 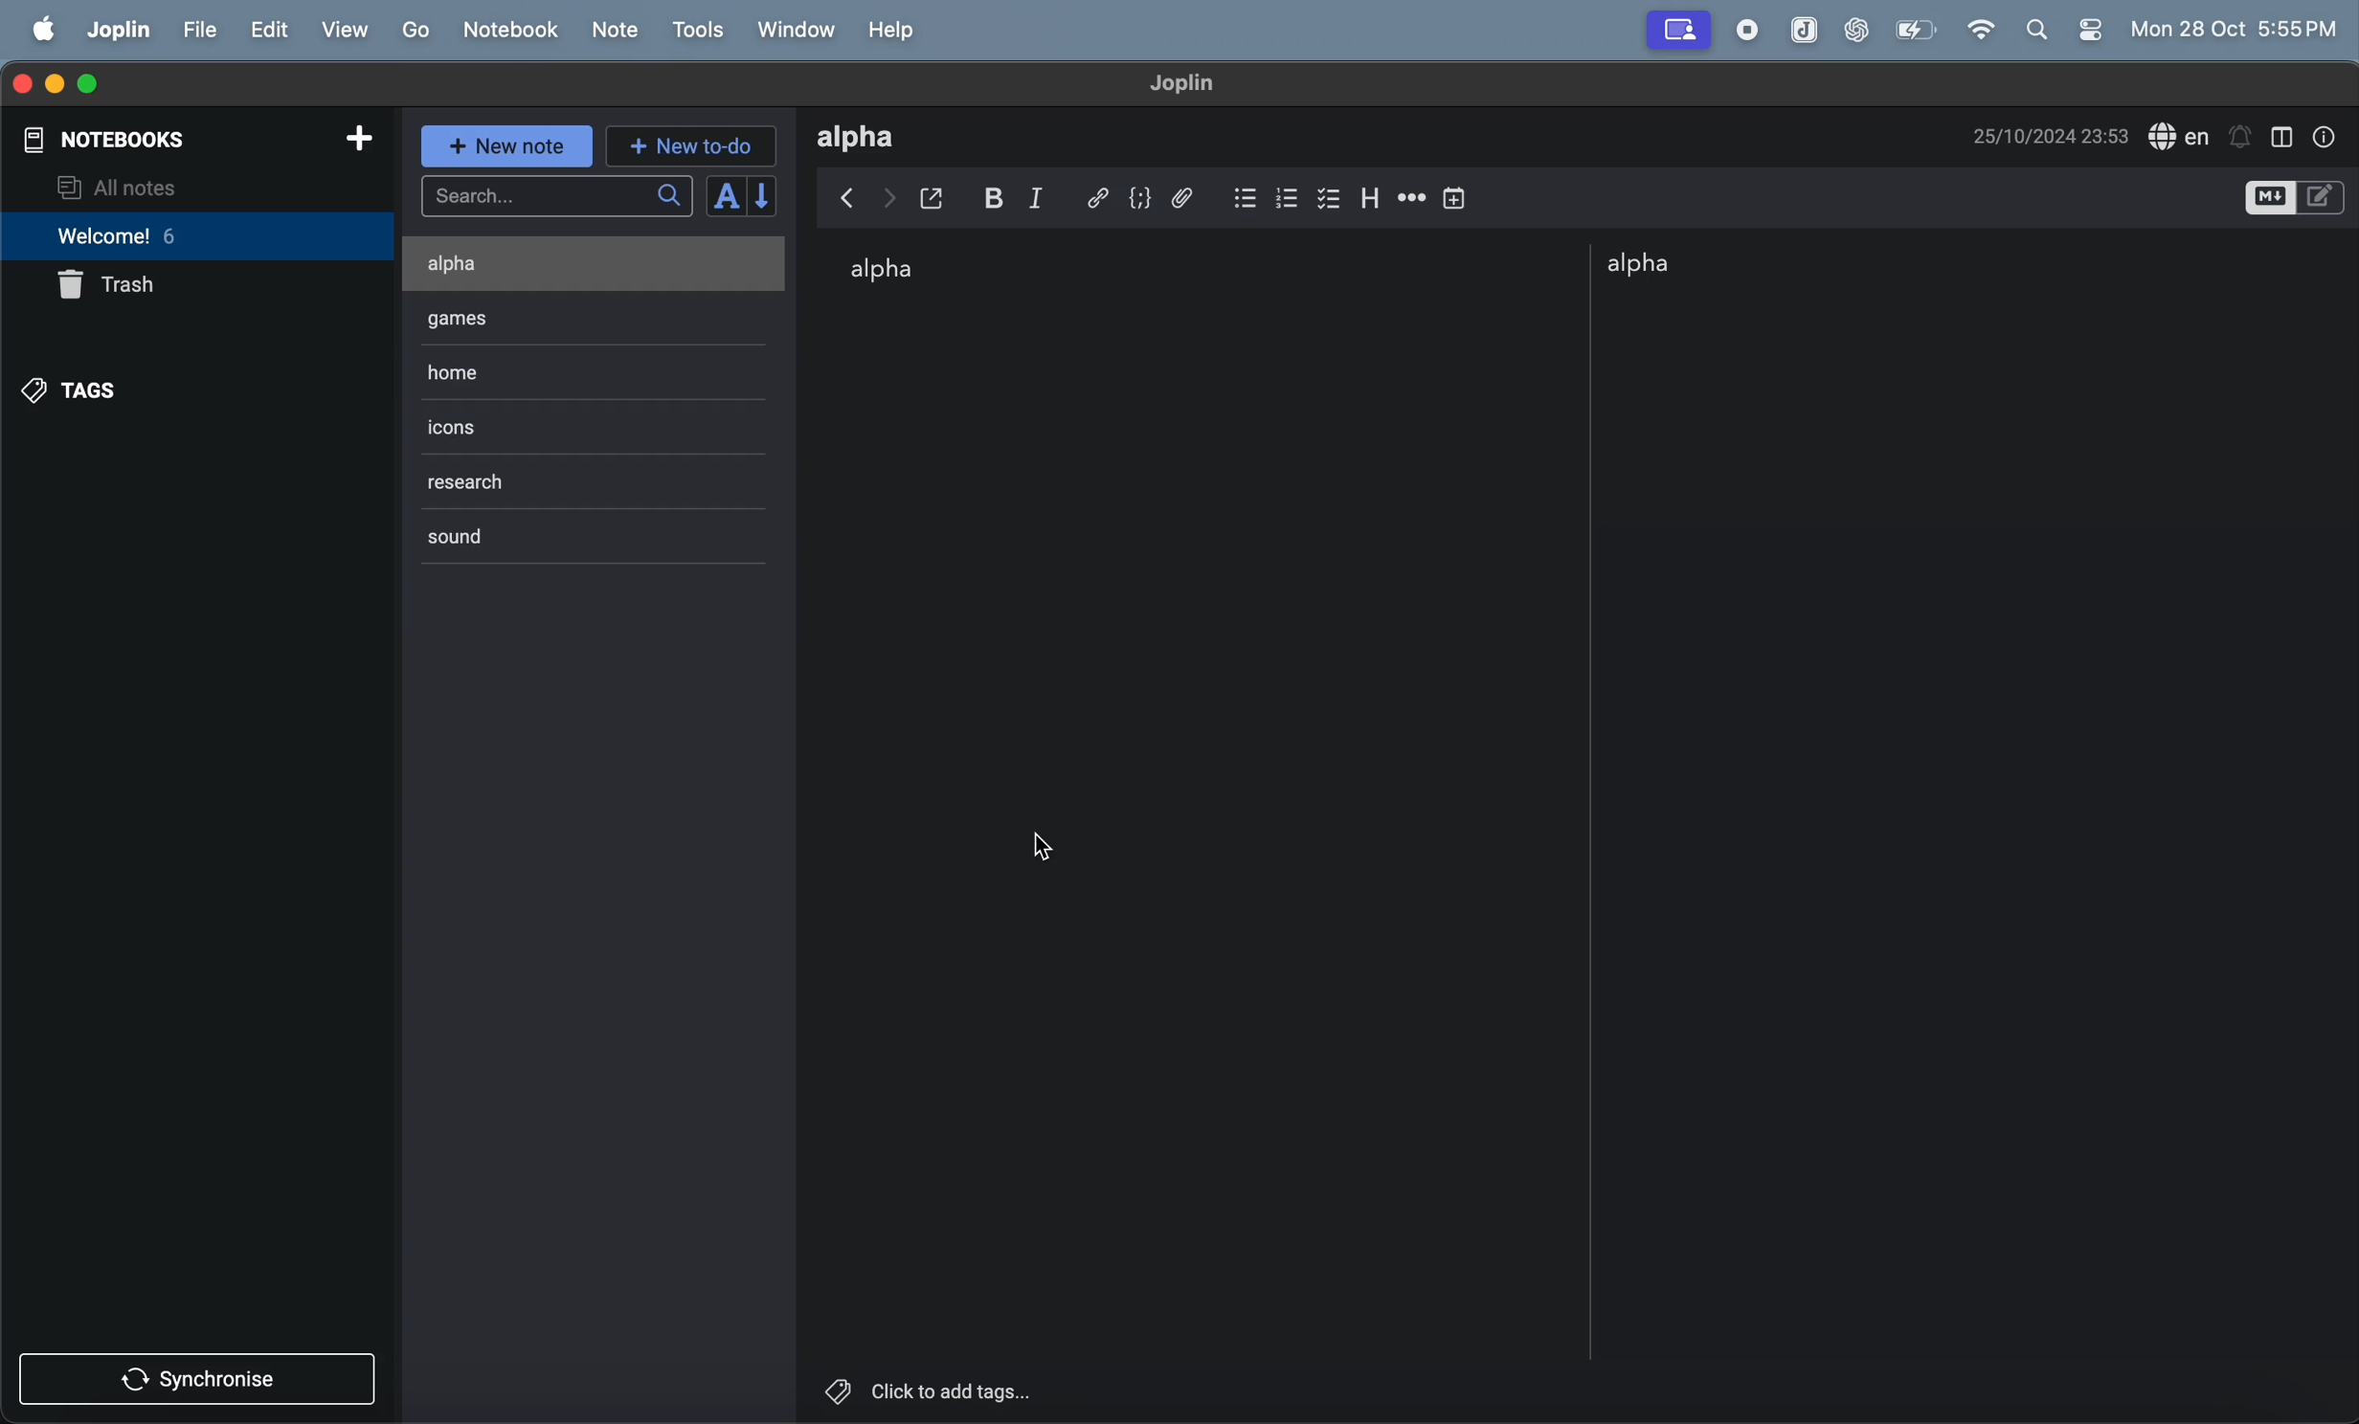 I want to click on numbered list, so click(x=1288, y=194).